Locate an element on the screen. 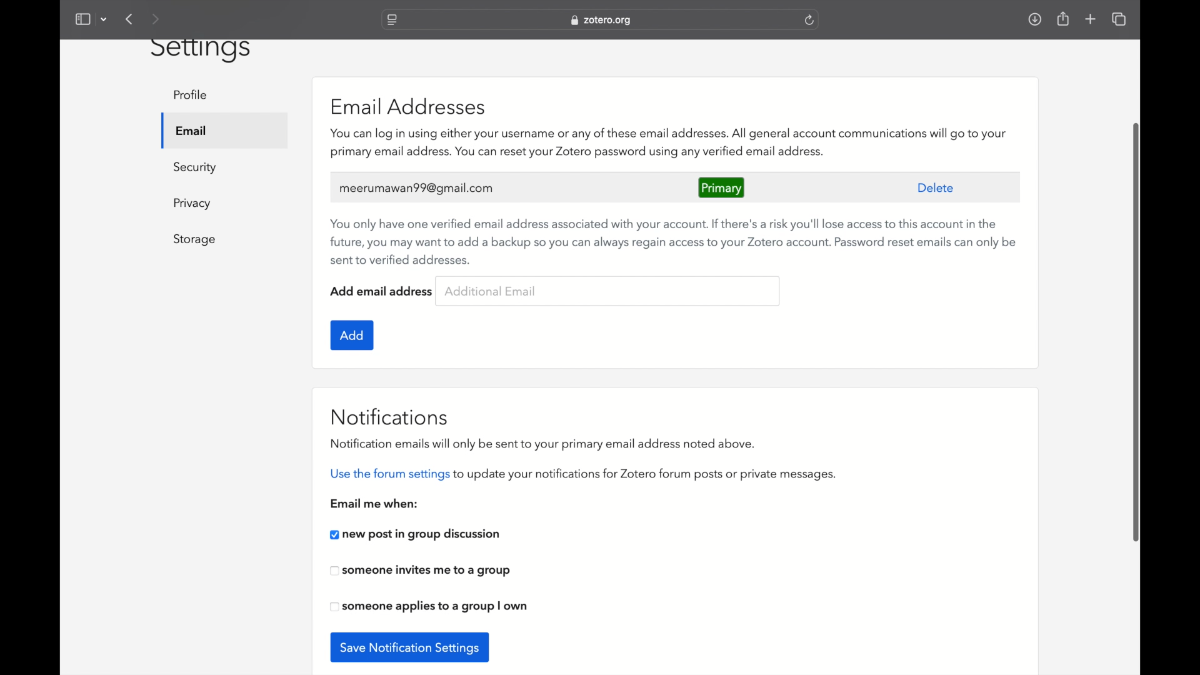 The image size is (1200, 675). add is located at coordinates (353, 334).